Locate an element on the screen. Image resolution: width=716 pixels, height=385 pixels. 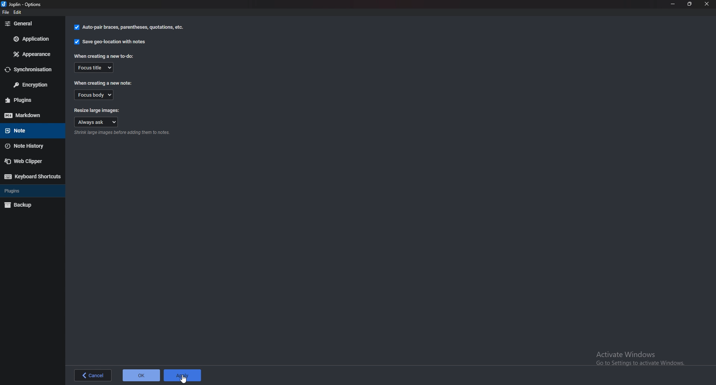
note is located at coordinates (28, 131).